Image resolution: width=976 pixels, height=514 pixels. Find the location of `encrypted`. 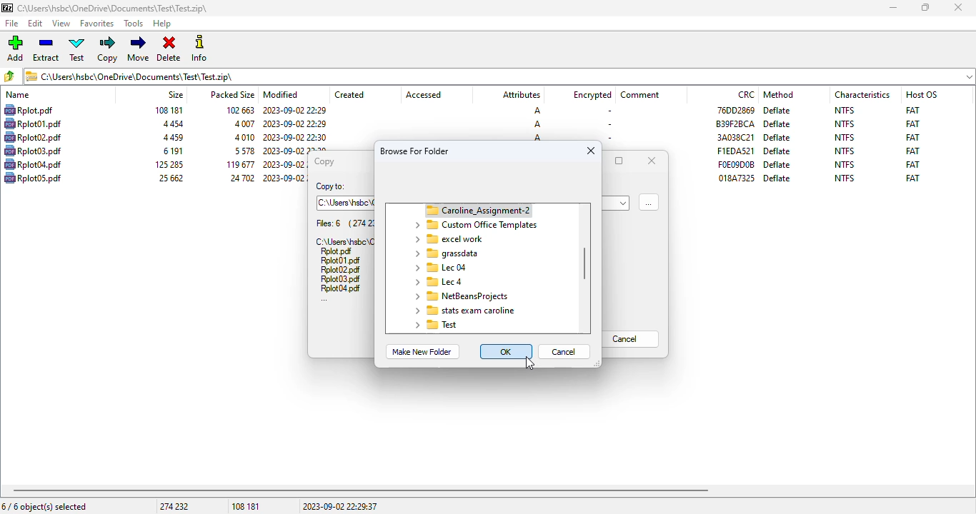

encrypted is located at coordinates (592, 95).